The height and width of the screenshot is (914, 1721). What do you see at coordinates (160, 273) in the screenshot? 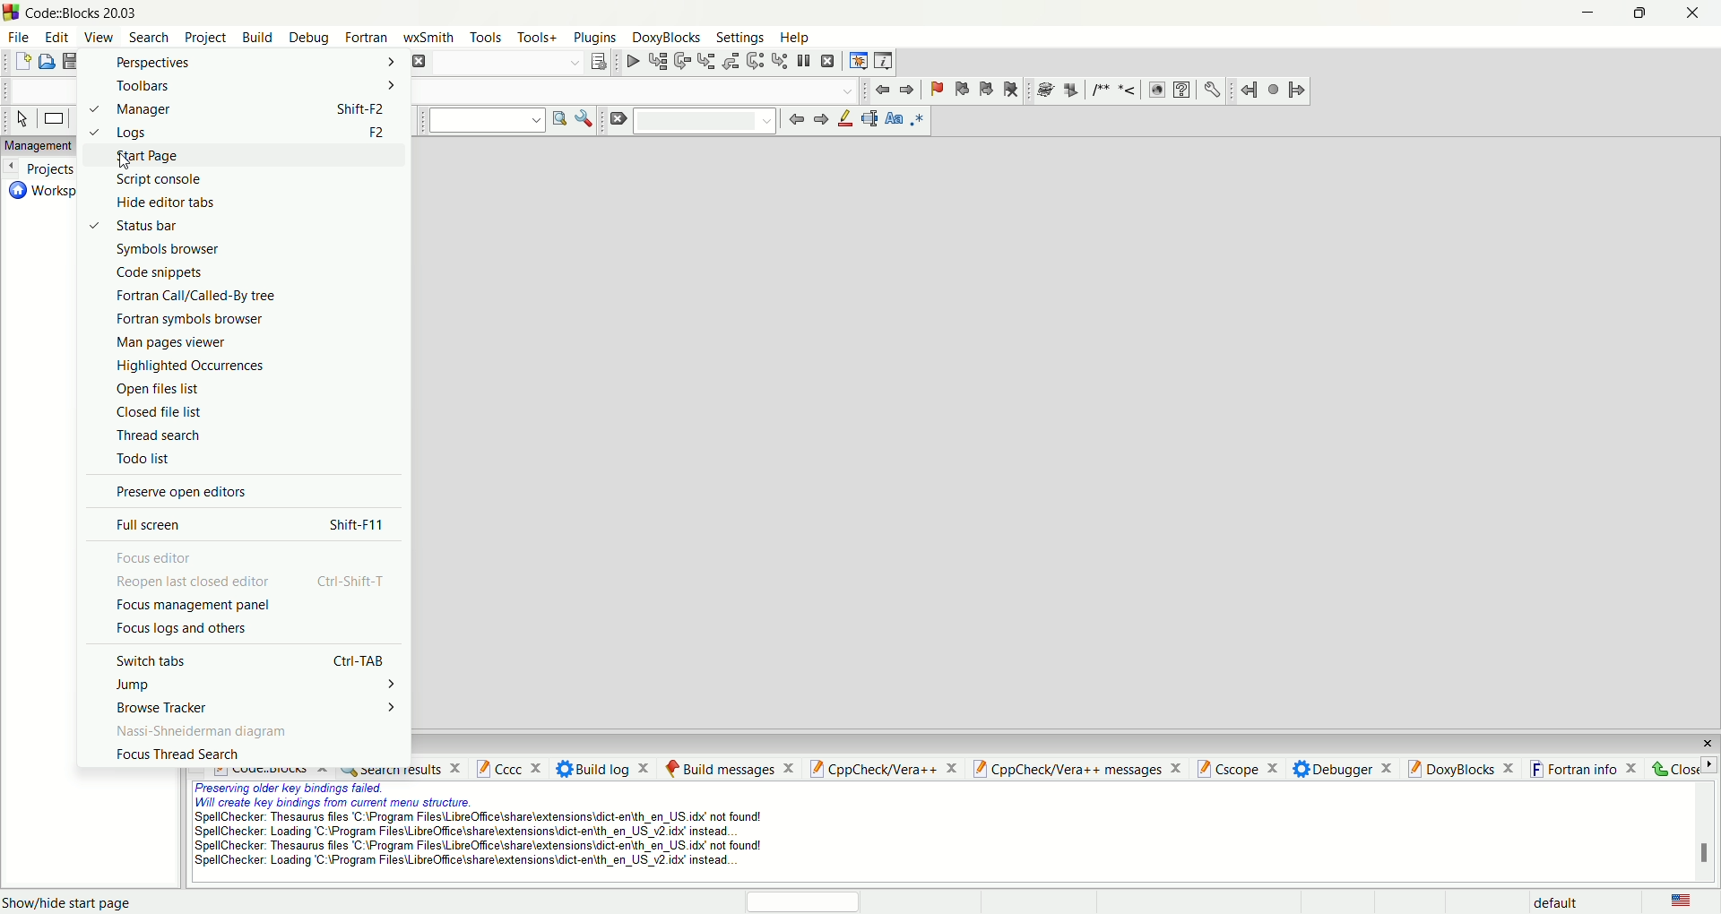
I see `code snippets` at bounding box center [160, 273].